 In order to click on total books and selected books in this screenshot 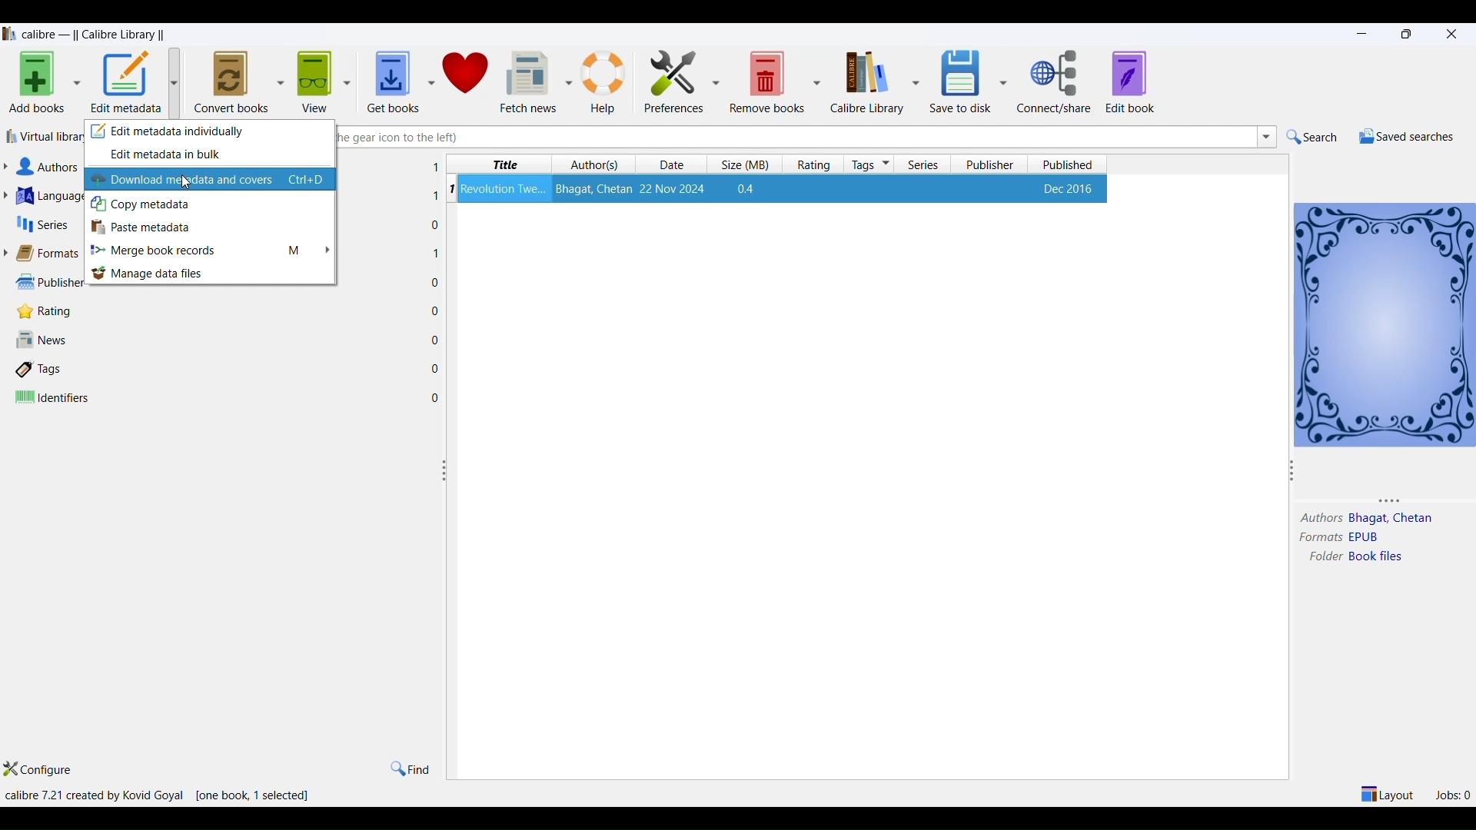, I will do `click(255, 795)`.